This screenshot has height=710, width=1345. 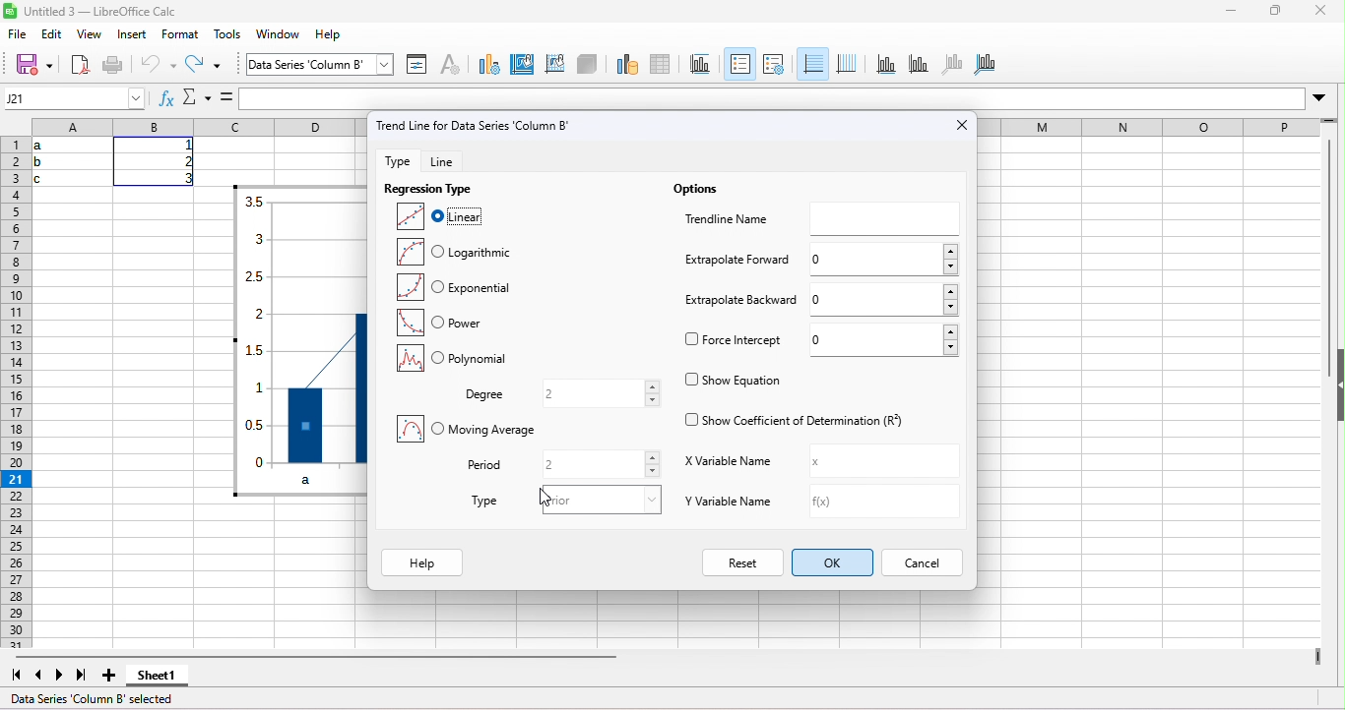 What do you see at coordinates (885, 339) in the screenshot?
I see `0` at bounding box center [885, 339].